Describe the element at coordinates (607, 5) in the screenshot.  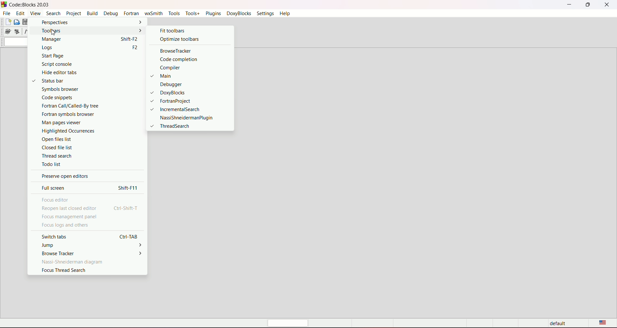
I see `close` at that location.